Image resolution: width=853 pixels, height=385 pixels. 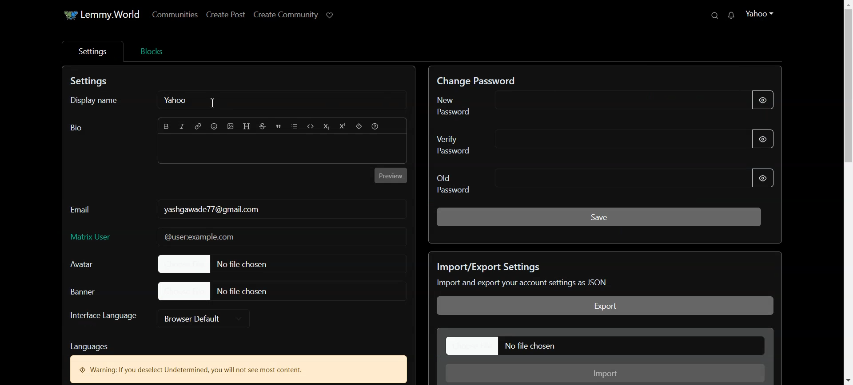 I want to click on , so click(x=176, y=102).